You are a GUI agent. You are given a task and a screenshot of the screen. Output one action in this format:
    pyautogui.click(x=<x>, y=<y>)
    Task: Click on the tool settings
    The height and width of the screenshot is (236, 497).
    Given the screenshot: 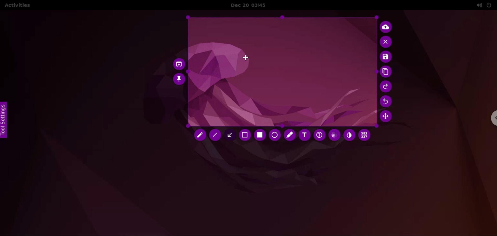 What is the action you would take?
    pyautogui.click(x=6, y=120)
    